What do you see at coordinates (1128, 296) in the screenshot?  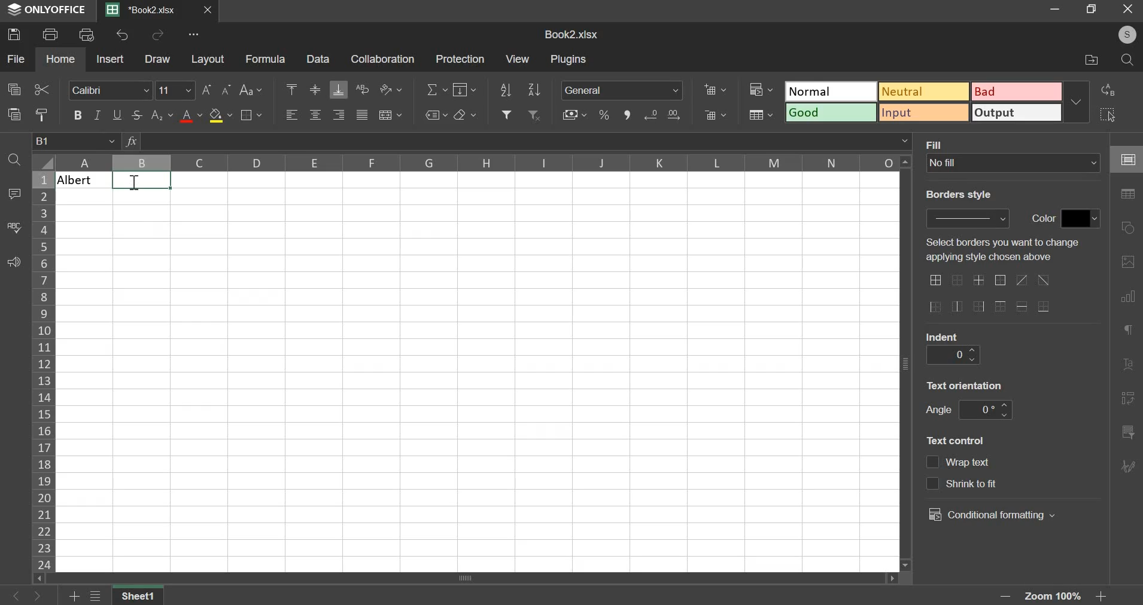 I see `chart settings` at bounding box center [1128, 296].